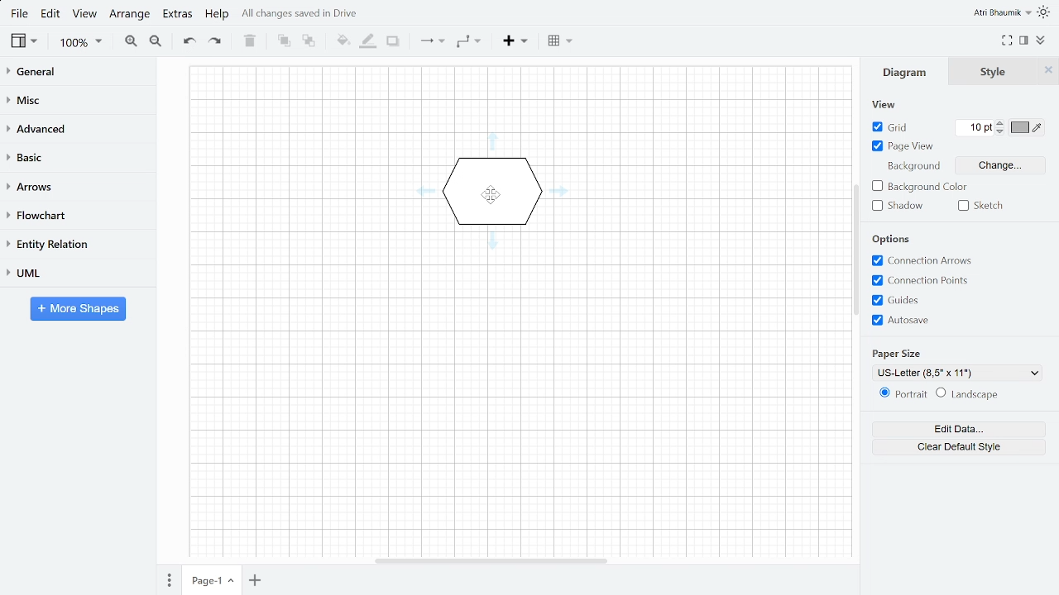  What do you see at coordinates (1003, 12) in the screenshot?
I see `Atri Bhaumik` at bounding box center [1003, 12].